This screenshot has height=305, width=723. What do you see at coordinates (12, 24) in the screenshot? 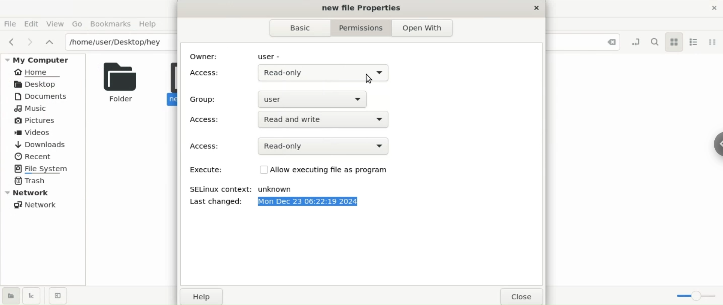
I see `File` at bounding box center [12, 24].